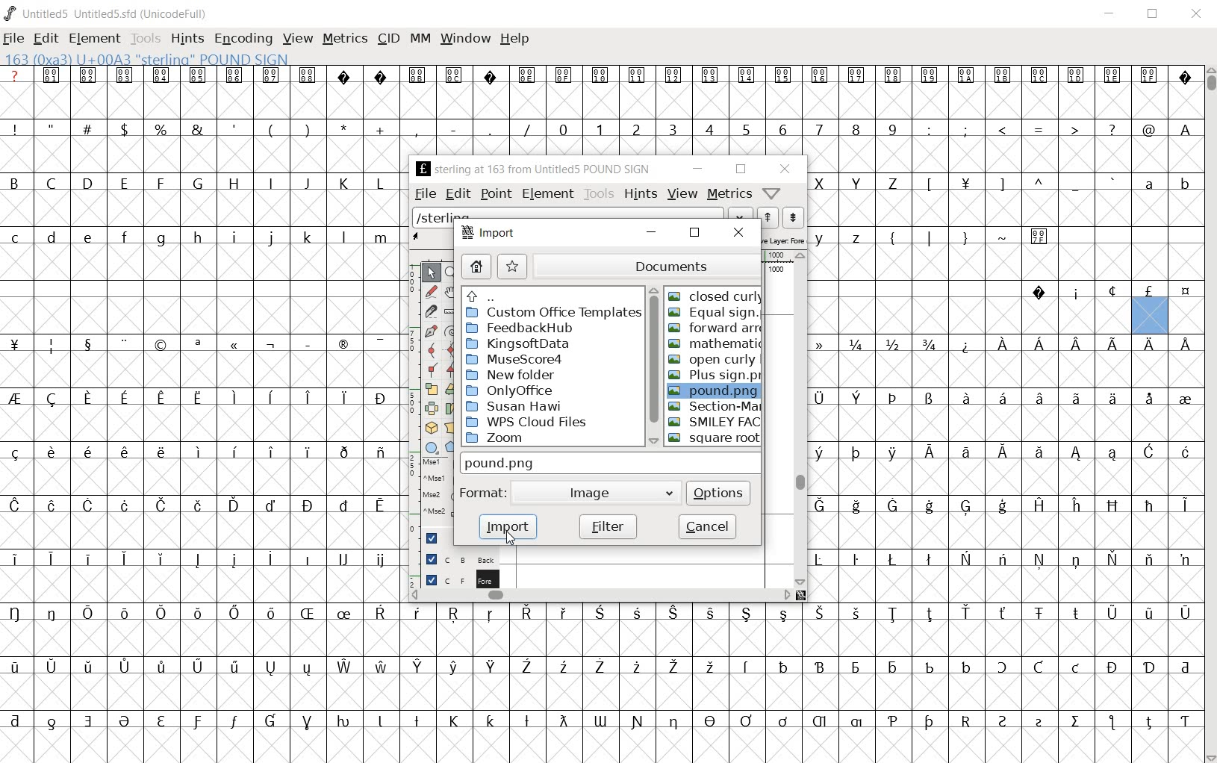 The width and height of the screenshot is (1217, 763). Describe the element at coordinates (600, 667) in the screenshot. I see `Symbol` at that location.